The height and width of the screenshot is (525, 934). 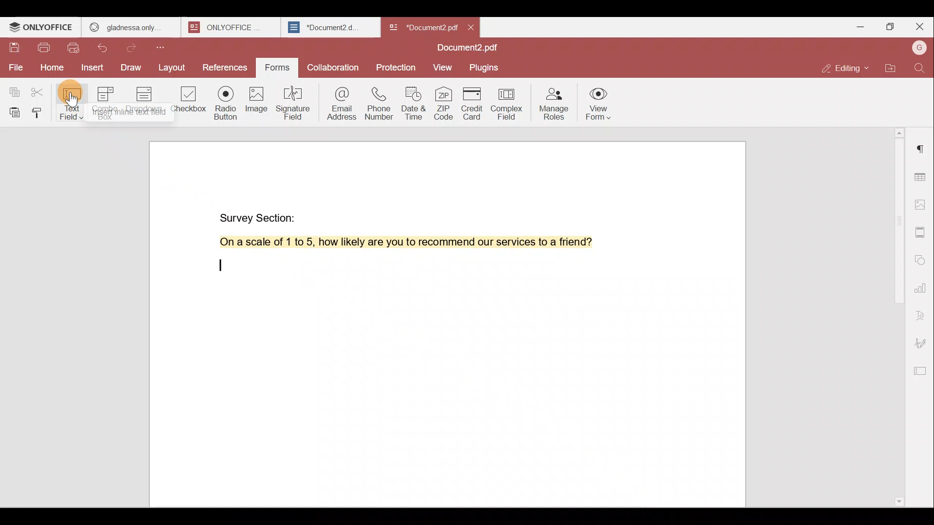 I want to click on Protection, so click(x=398, y=65).